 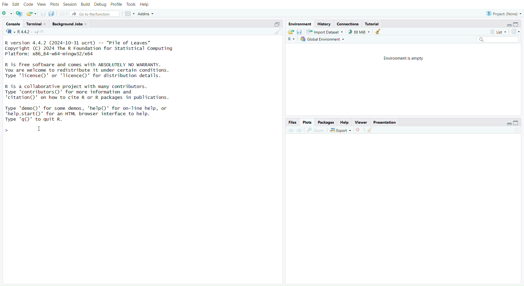 What do you see at coordinates (275, 25) in the screenshot?
I see `expand` at bounding box center [275, 25].